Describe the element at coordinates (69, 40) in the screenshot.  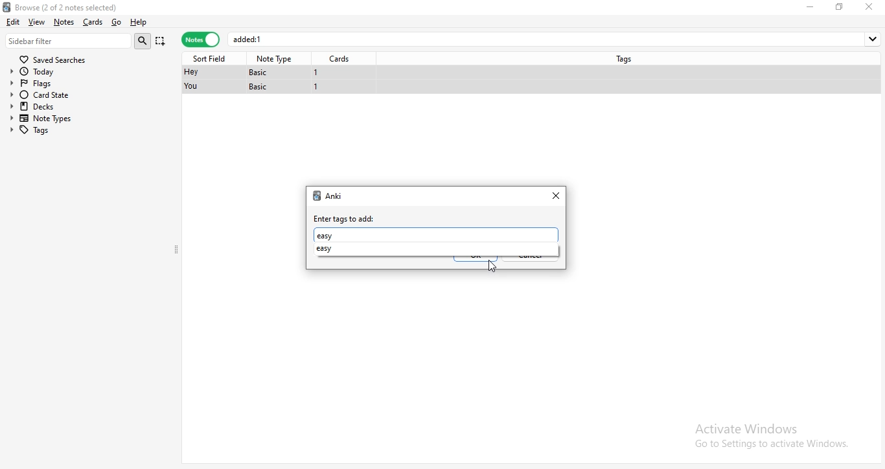
I see `sidebar filter` at that location.